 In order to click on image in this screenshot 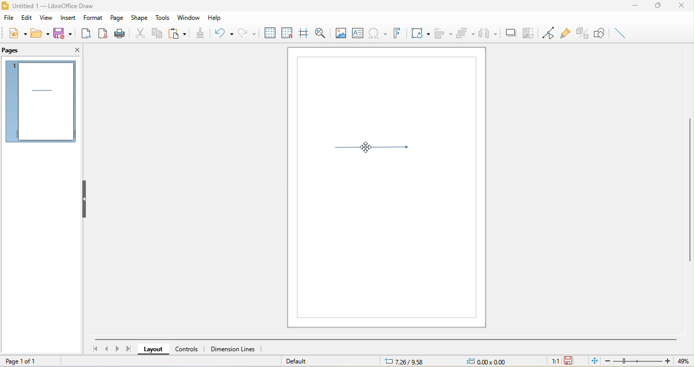, I will do `click(340, 32)`.